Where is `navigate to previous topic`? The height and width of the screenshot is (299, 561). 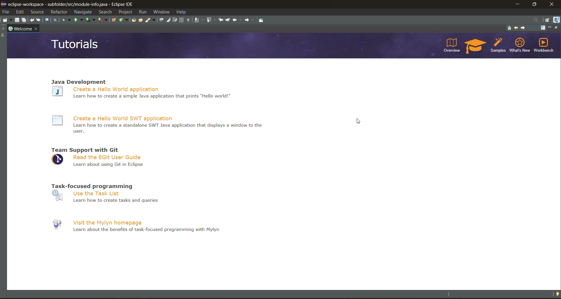 navigate to previous topic is located at coordinates (516, 27).